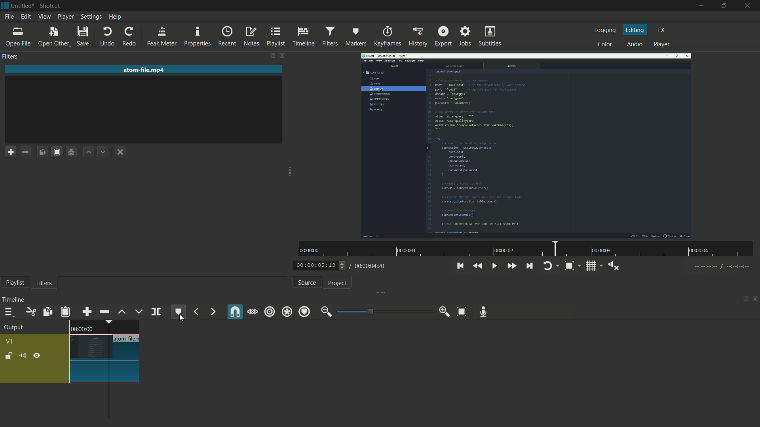 The height and width of the screenshot is (427, 760). I want to click on project name, so click(23, 6).